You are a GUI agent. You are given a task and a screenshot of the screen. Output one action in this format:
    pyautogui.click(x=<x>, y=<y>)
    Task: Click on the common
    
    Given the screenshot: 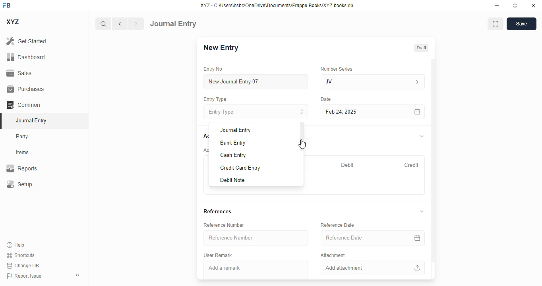 What is the action you would take?
    pyautogui.click(x=23, y=104)
    